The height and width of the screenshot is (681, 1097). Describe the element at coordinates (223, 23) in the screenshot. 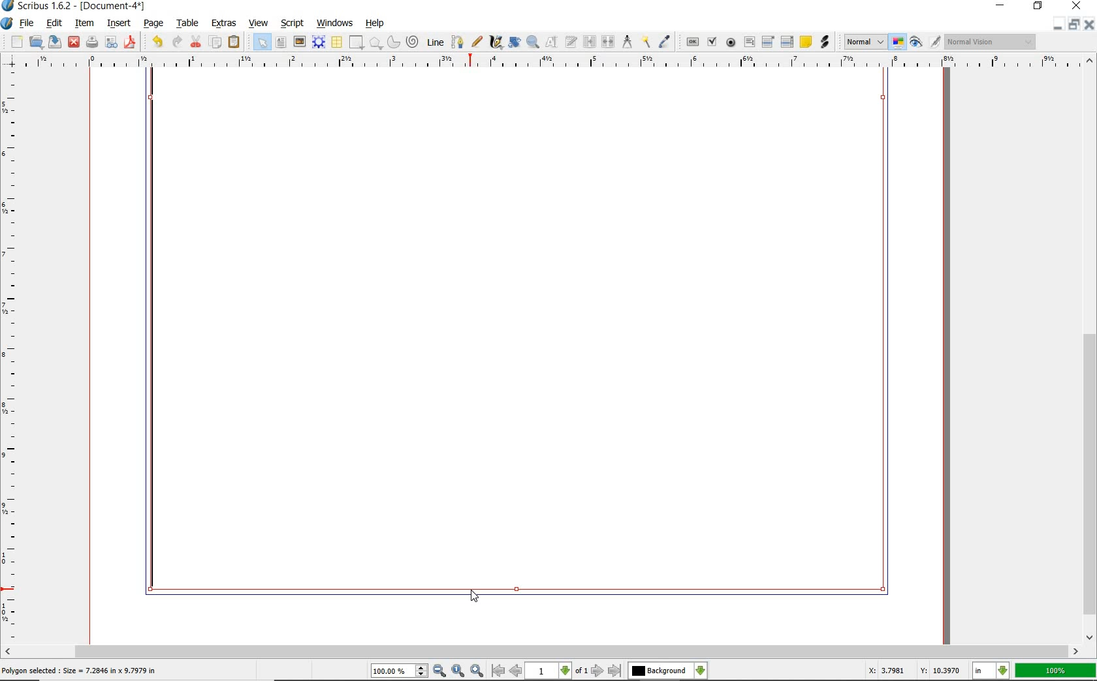

I see `extras` at that location.